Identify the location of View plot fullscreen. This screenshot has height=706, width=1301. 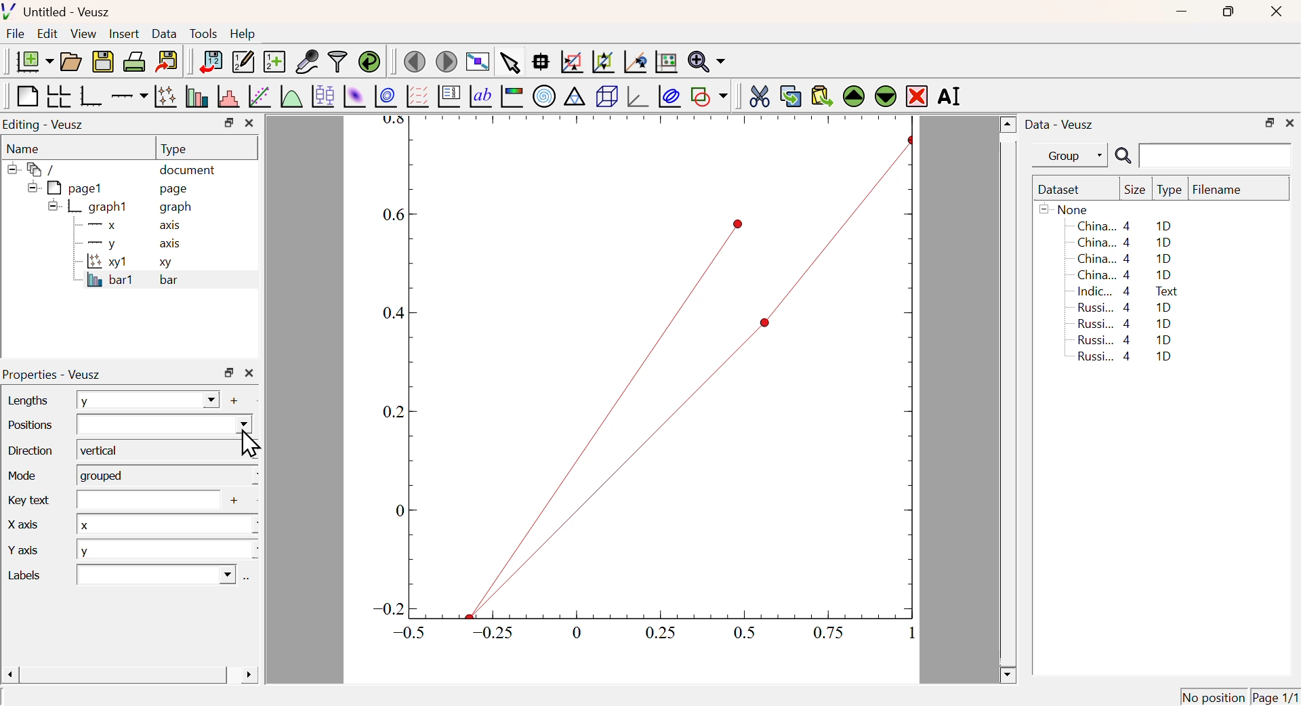
(476, 63).